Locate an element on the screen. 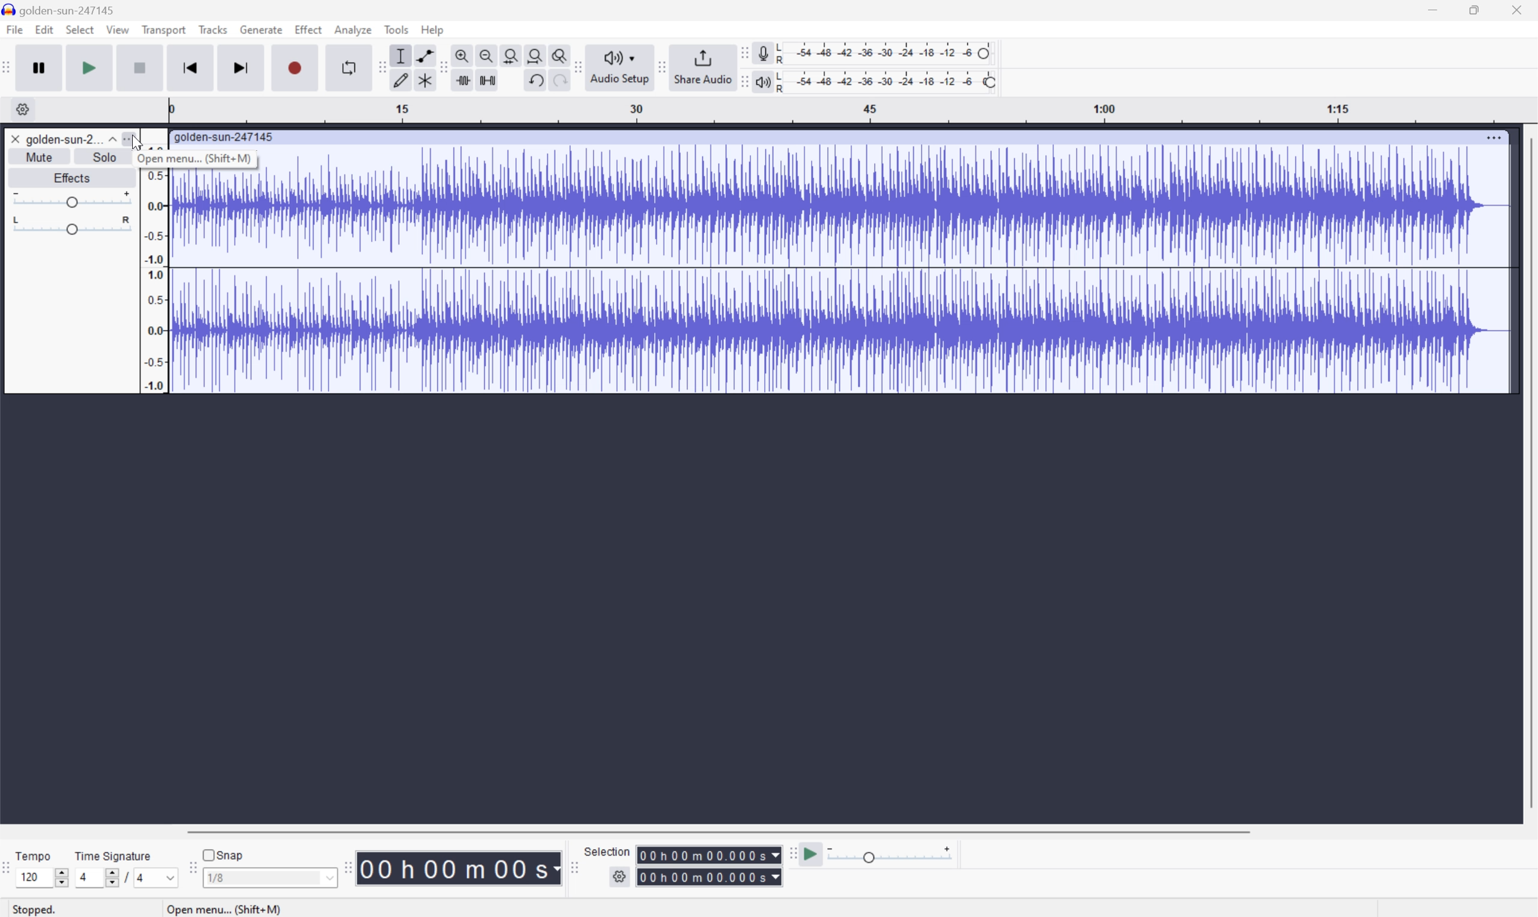  Analyze is located at coordinates (355, 30).